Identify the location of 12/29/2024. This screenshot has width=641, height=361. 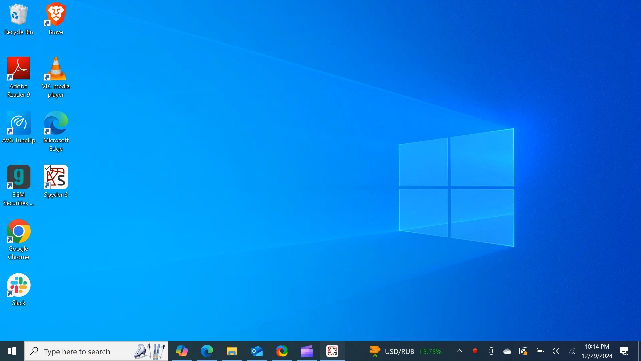
(596, 356).